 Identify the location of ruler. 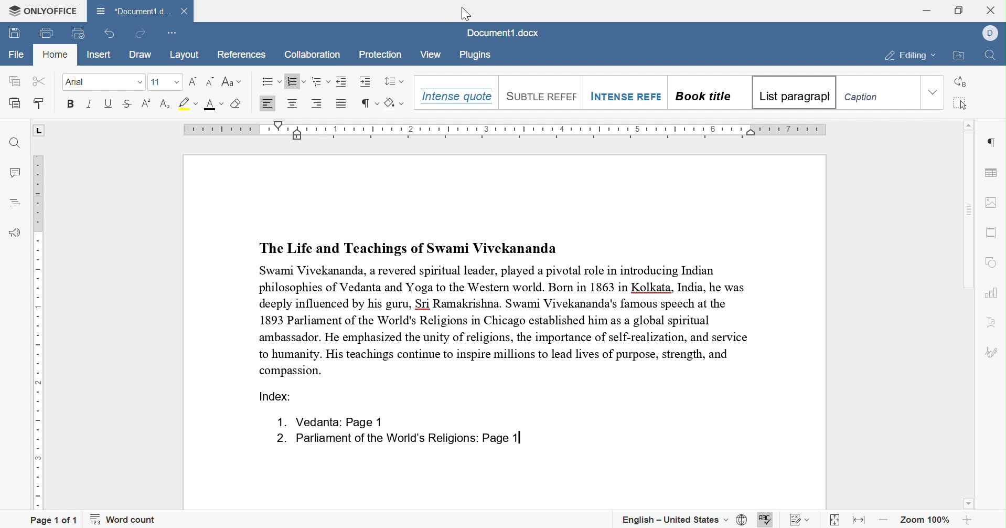
(508, 130).